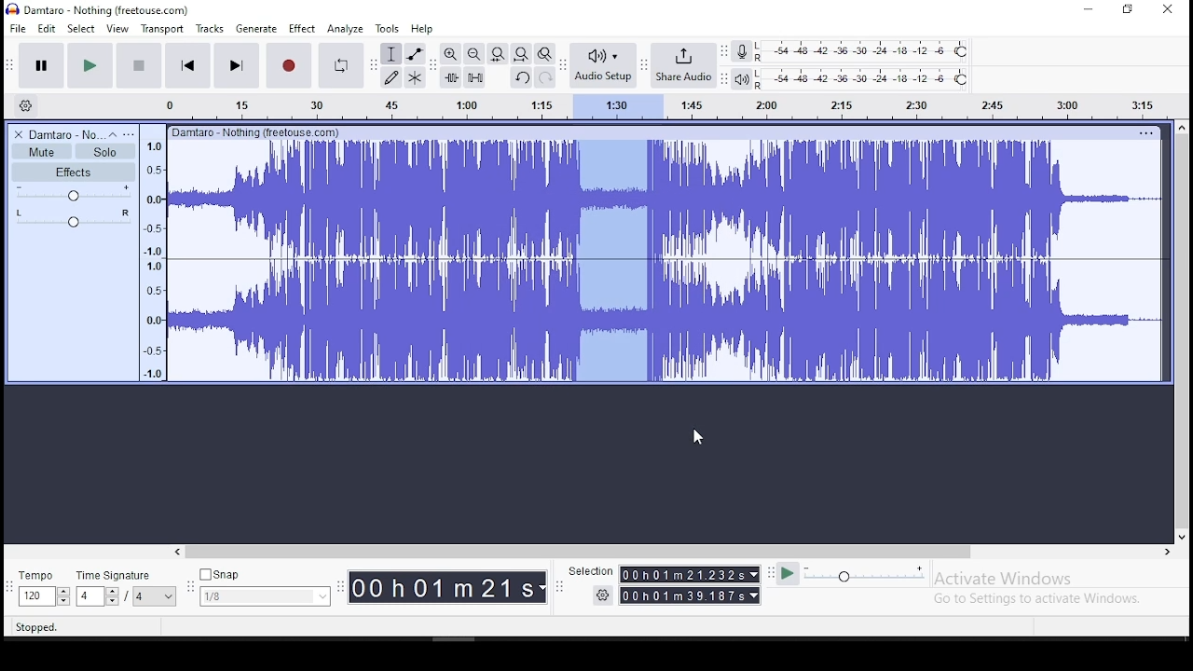 This screenshot has width=1193, height=671. Describe the element at coordinates (1001, 579) in the screenshot. I see `Activate windows` at that location.